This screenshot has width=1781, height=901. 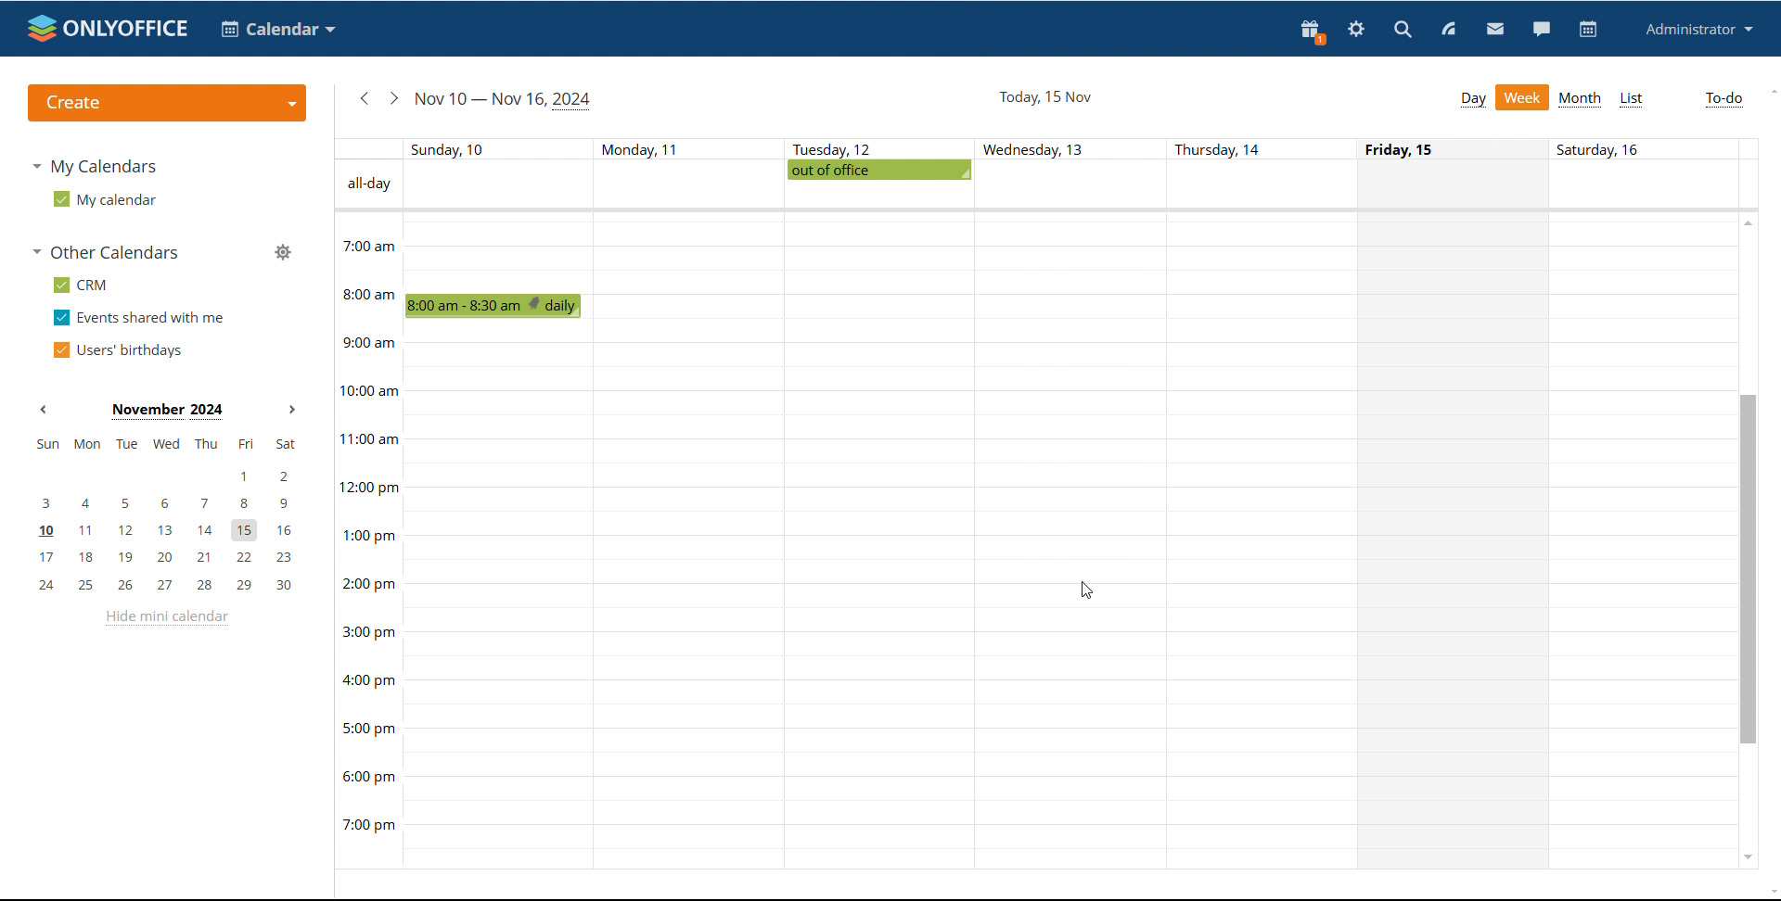 What do you see at coordinates (1770, 893) in the screenshot?
I see `scroll down` at bounding box center [1770, 893].